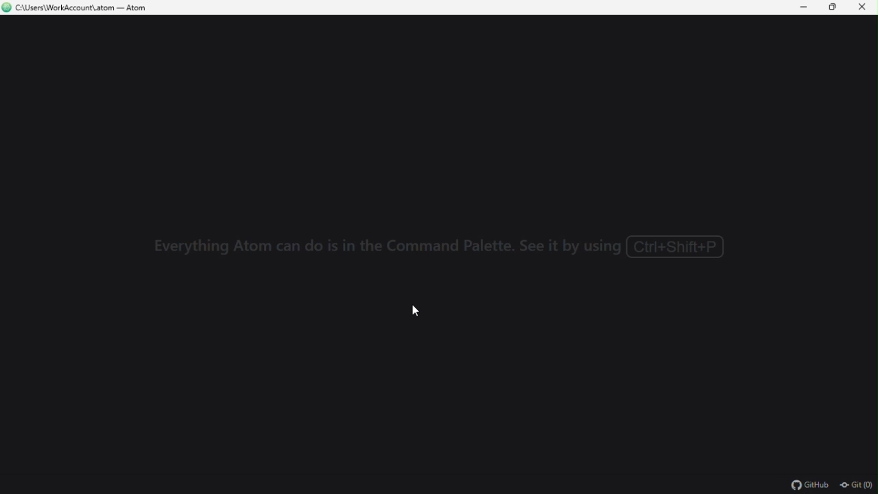  What do you see at coordinates (806, 484) in the screenshot?
I see `github` at bounding box center [806, 484].